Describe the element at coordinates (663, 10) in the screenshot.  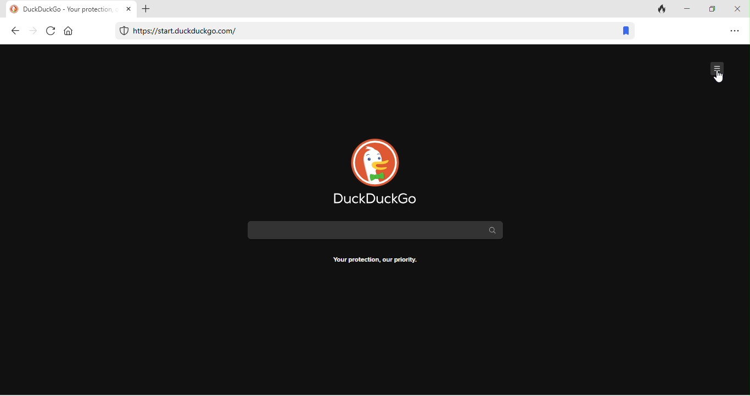
I see `track tab` at that location.